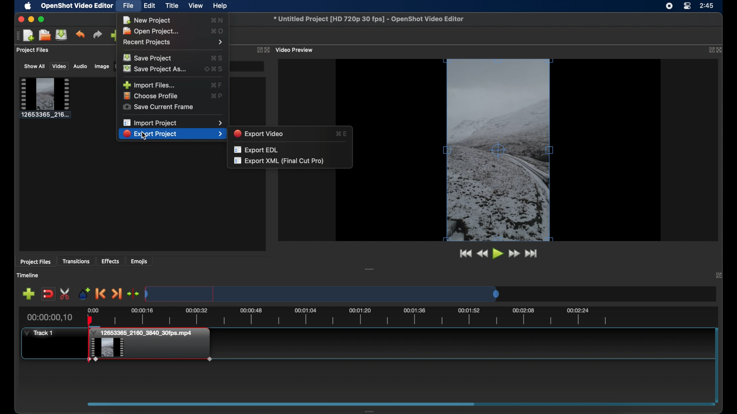  I want to click on recent projects menu, so click(174, 43).